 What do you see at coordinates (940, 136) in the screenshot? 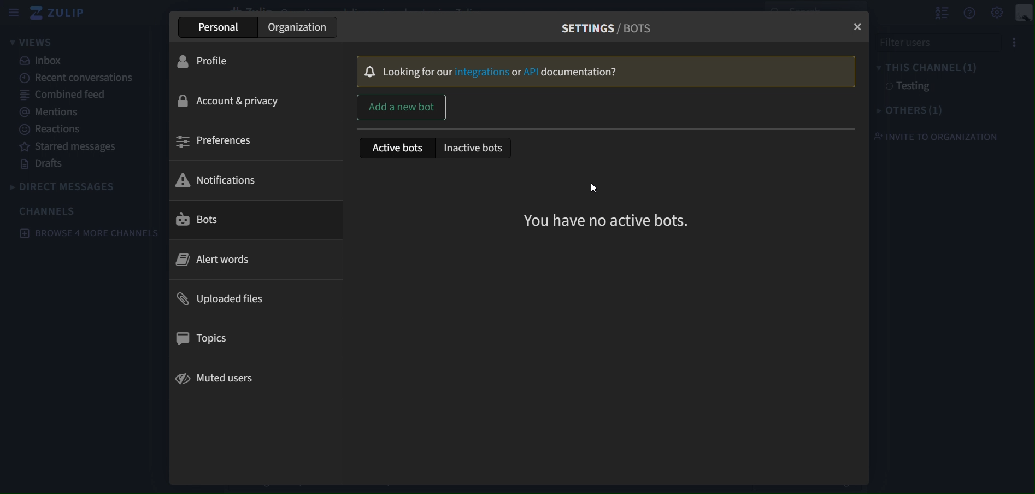
I see `invite to organization` at bounding box center [940, 136].